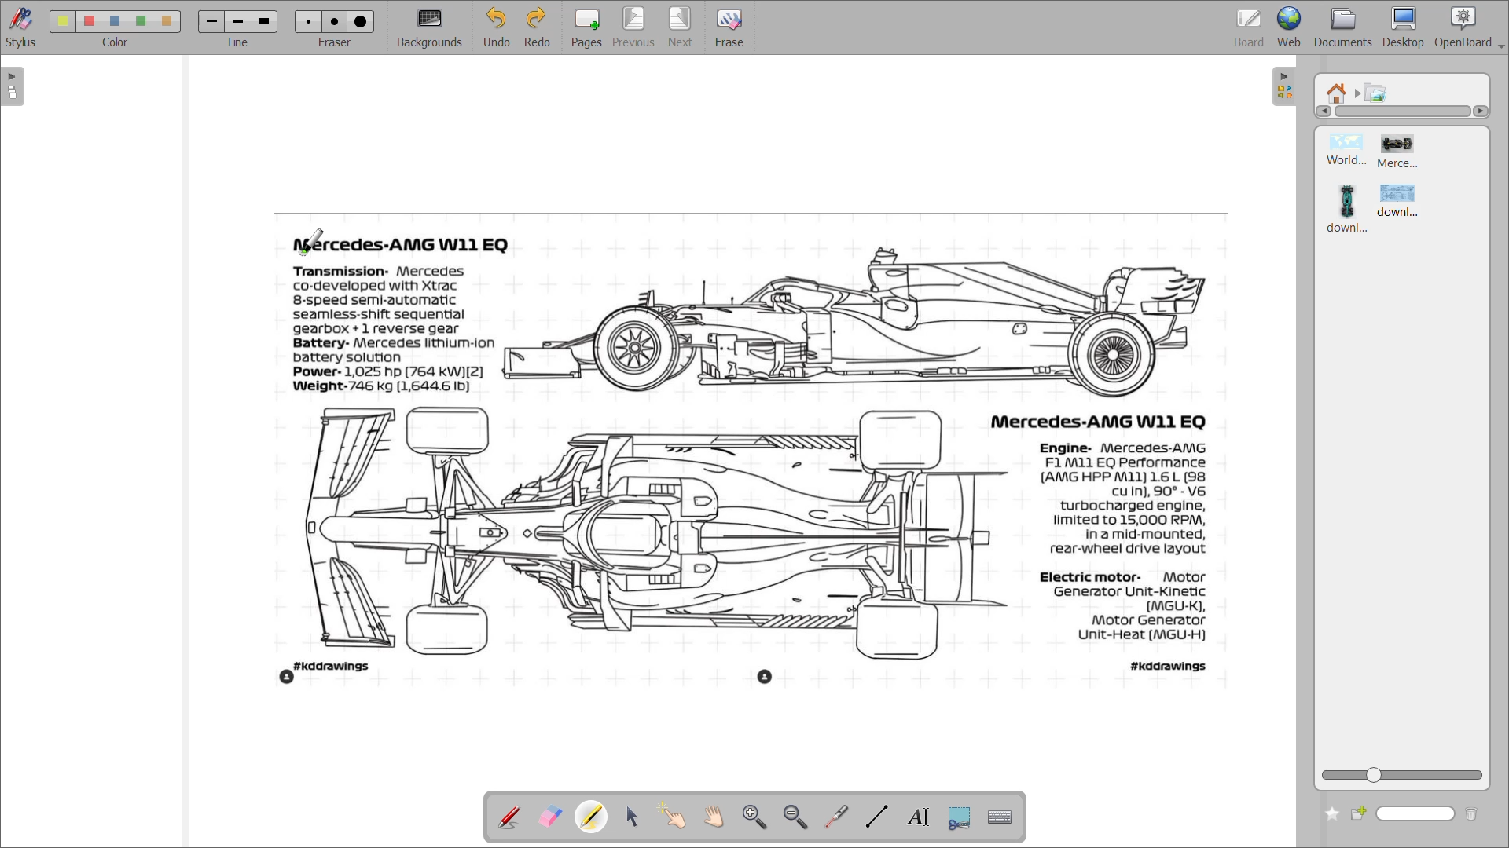 The height and width of the screenshot is (848, 1509). Describe the element at coordinates (1349, 150) in the screenshot. I see `image 1` at that location.